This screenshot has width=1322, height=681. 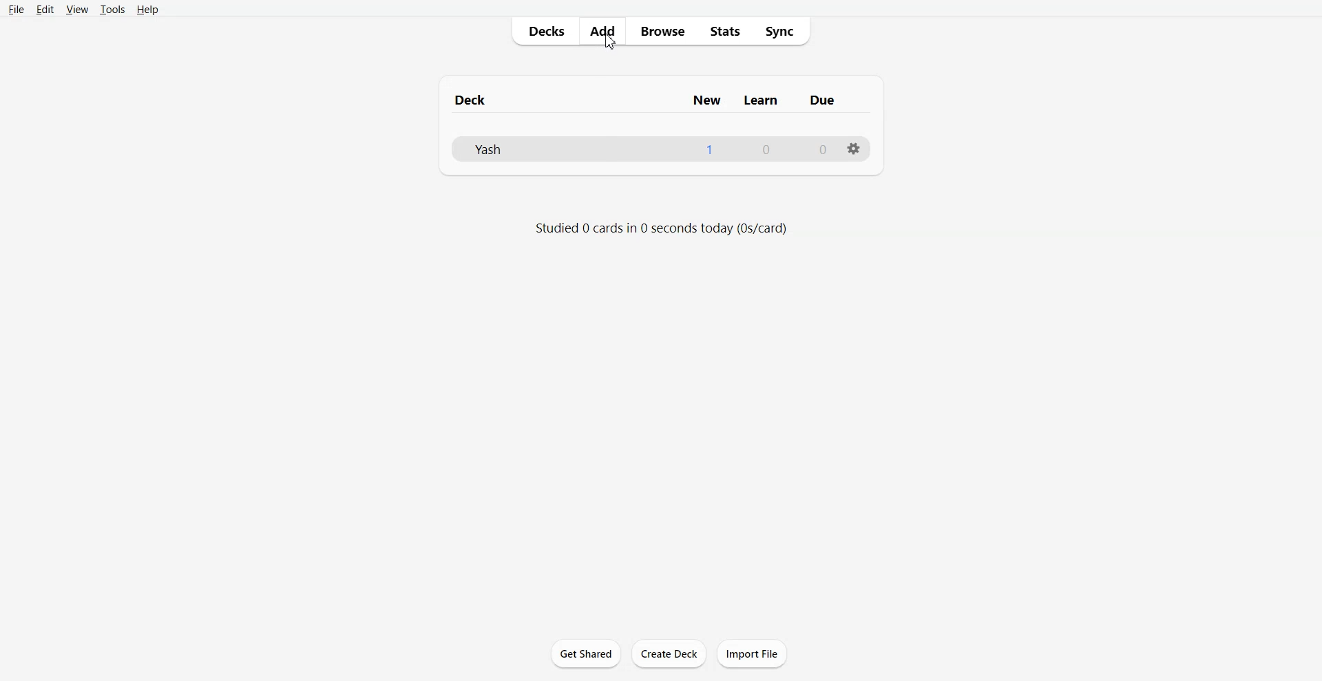 I want to click on File, so click(x=17, y=10).